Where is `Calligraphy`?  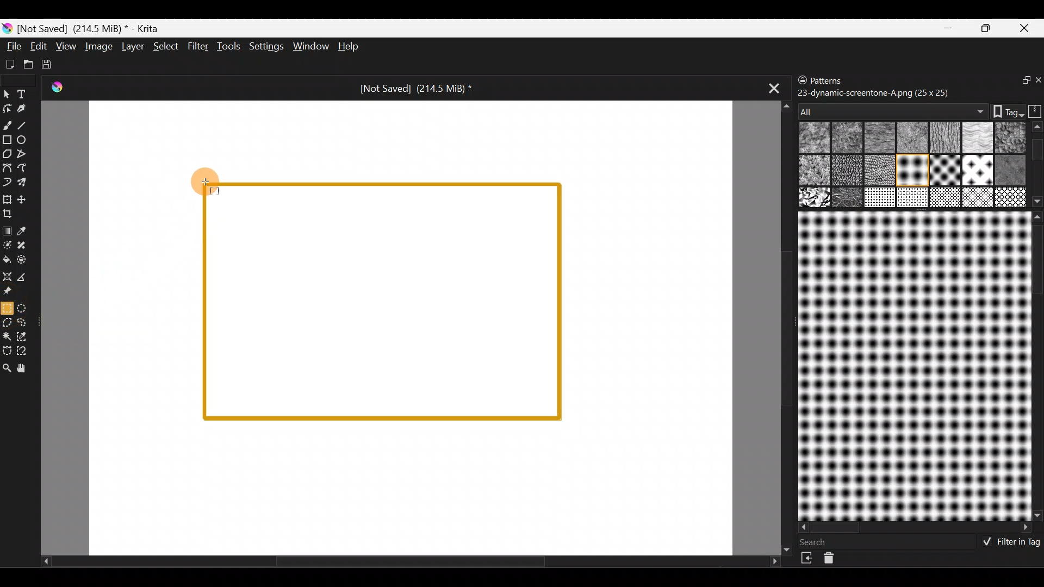 Calligraphy is located at coordinates (23, 108).